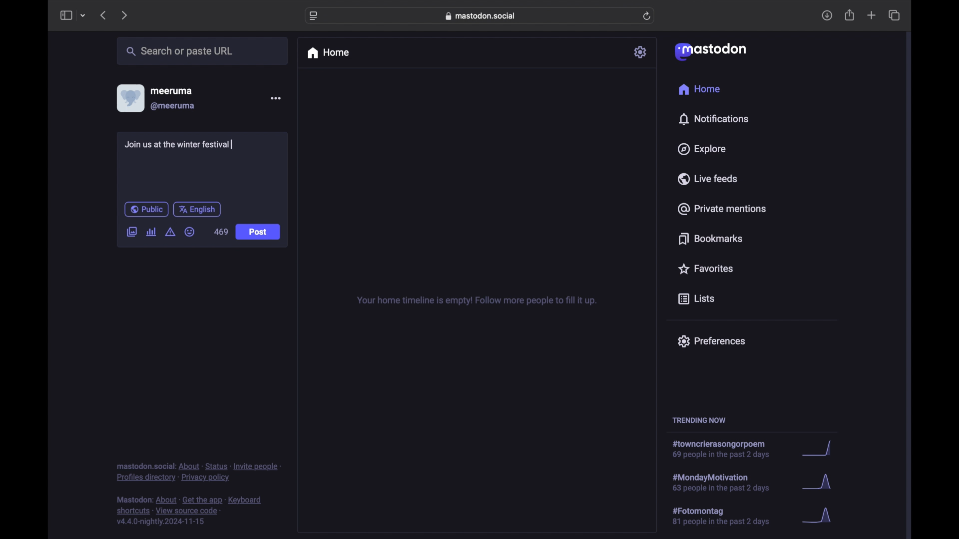 The image size is (959, 539). I want to click on search or paste url, so click(179, 51).